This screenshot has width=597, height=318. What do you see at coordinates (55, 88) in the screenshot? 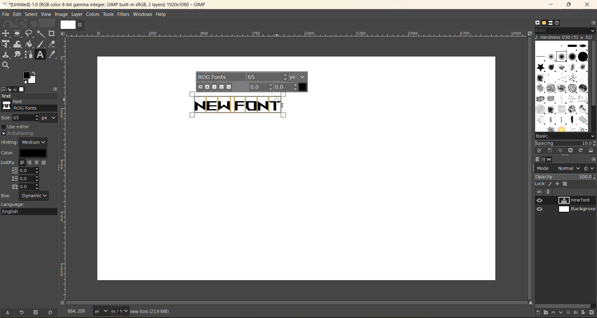
I see `configure` at bounding box center [55, 88].